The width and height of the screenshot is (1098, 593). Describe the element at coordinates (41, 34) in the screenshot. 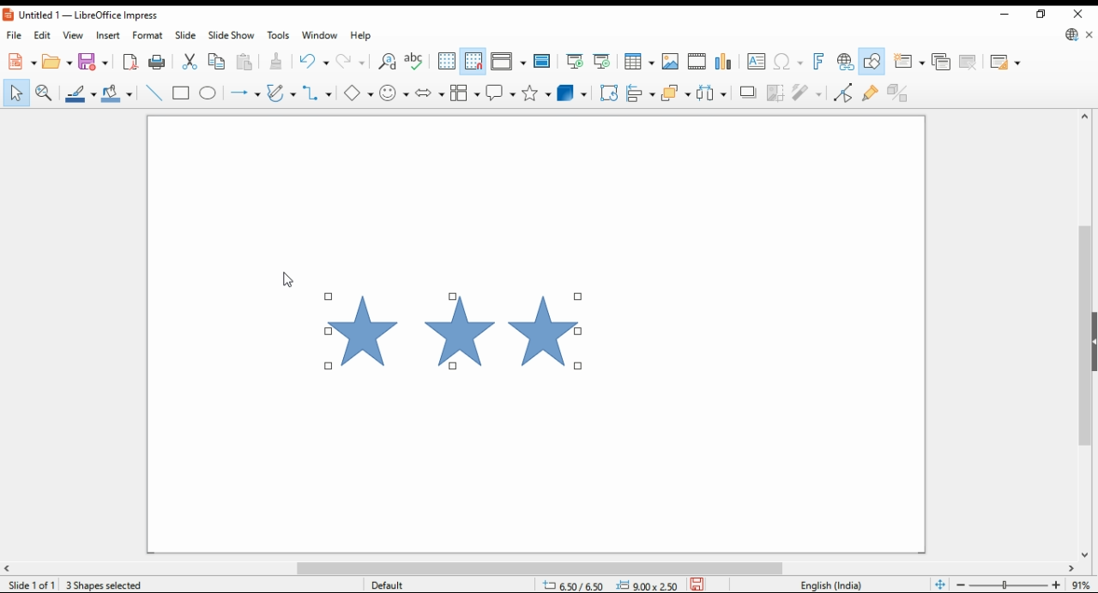

I see `edit` at that location.